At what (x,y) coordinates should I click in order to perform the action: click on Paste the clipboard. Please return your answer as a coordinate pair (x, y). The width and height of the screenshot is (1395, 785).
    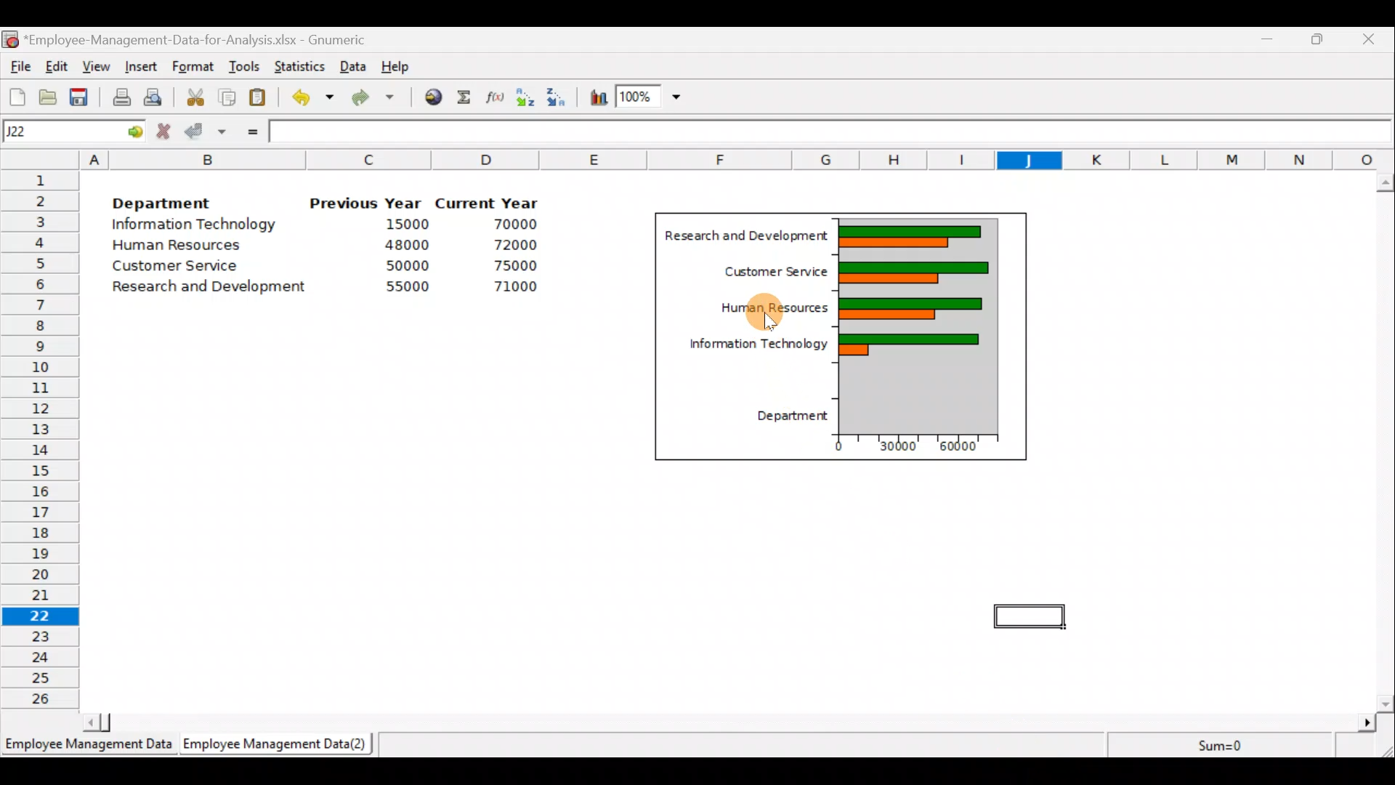
    Looking at the image, I should click on (262, 99).